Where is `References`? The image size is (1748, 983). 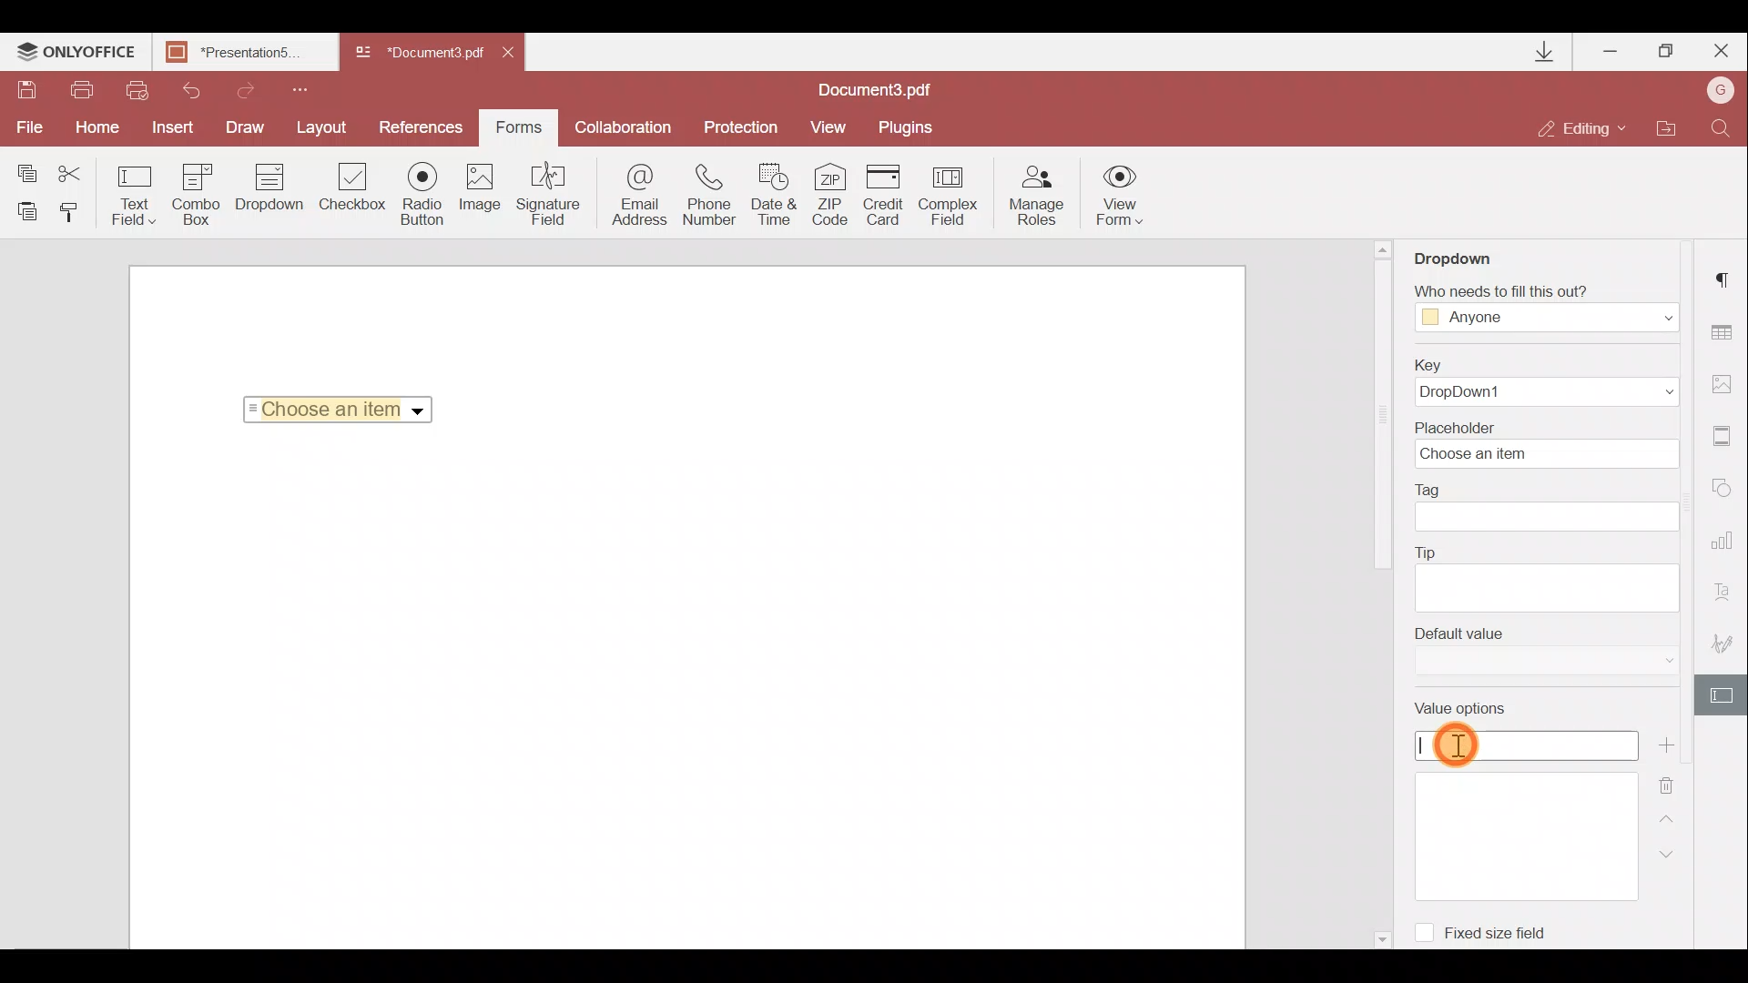
References is located at coordinates (424, 126).